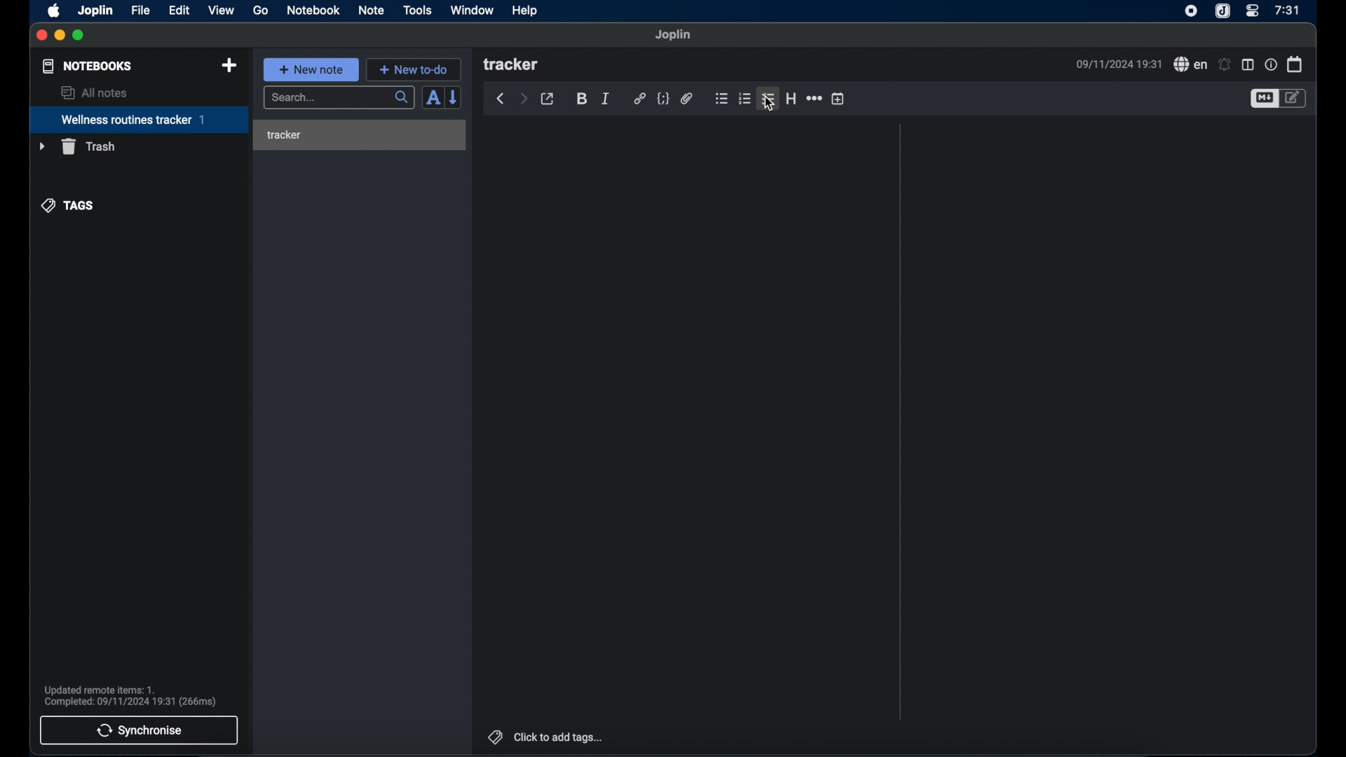 This screenshot has width=1346, height=757. I want to click on calendar, so click(1295, 64).